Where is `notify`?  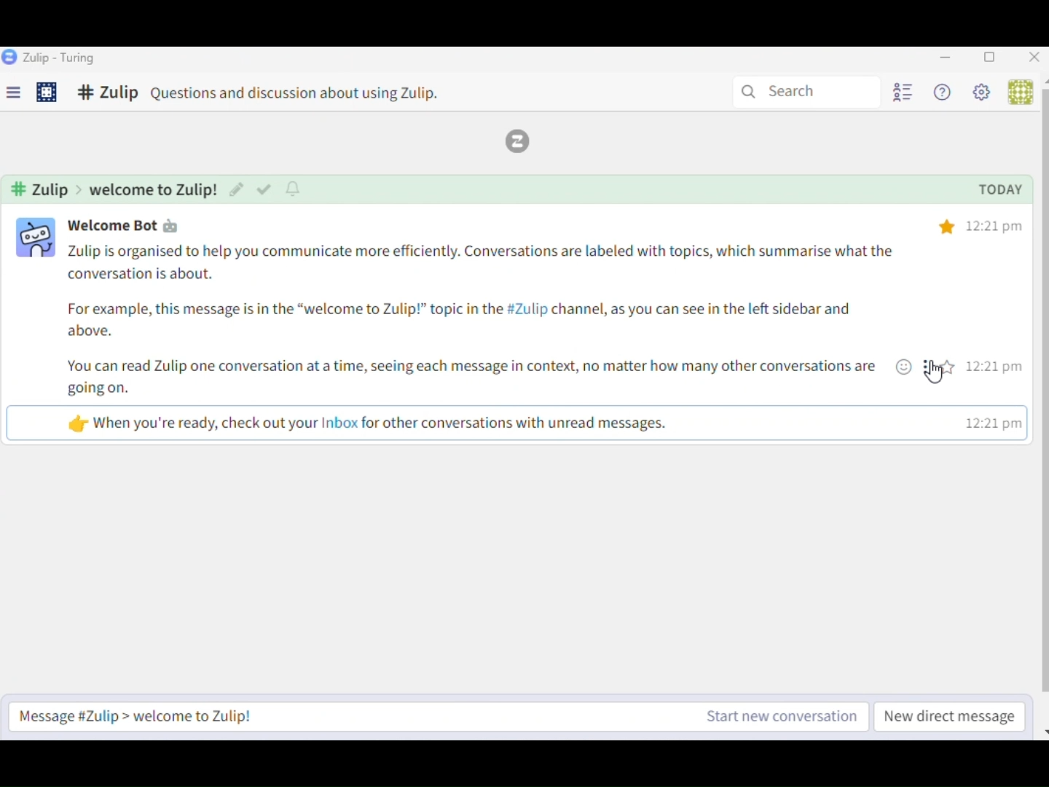 notify is located at coordinates (295, 189).